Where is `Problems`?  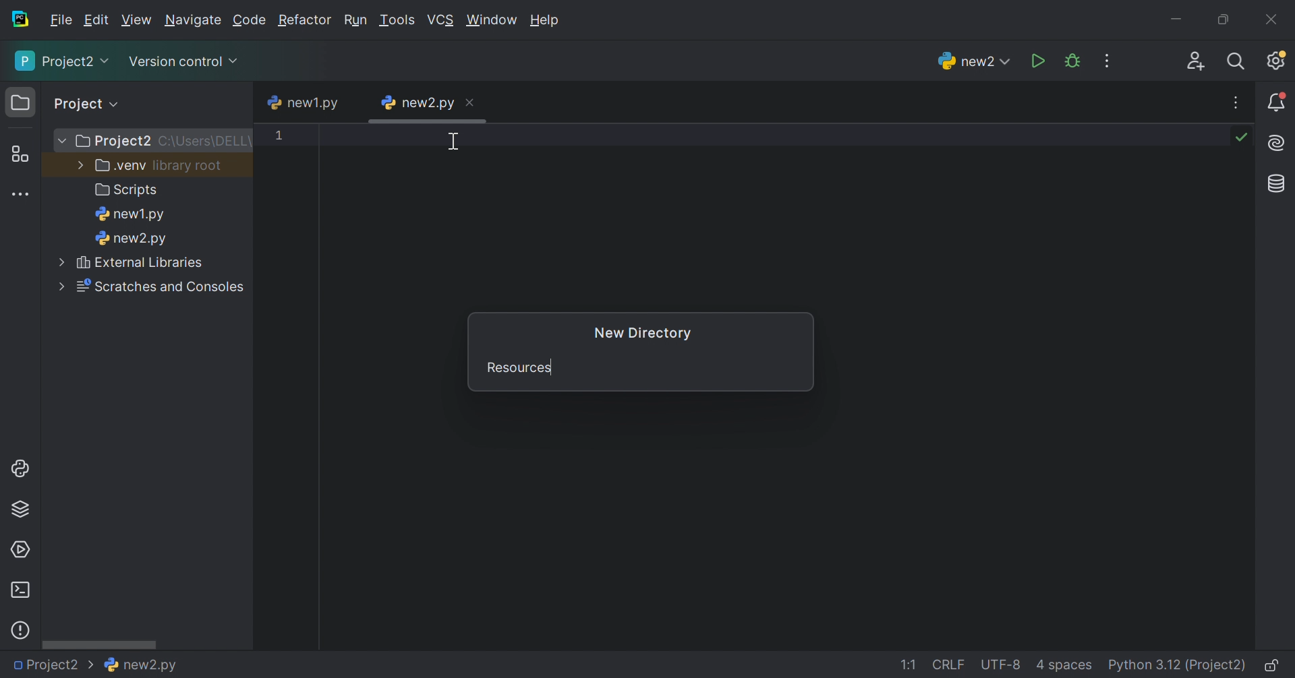
Problems is located at coordinates (22, 631).